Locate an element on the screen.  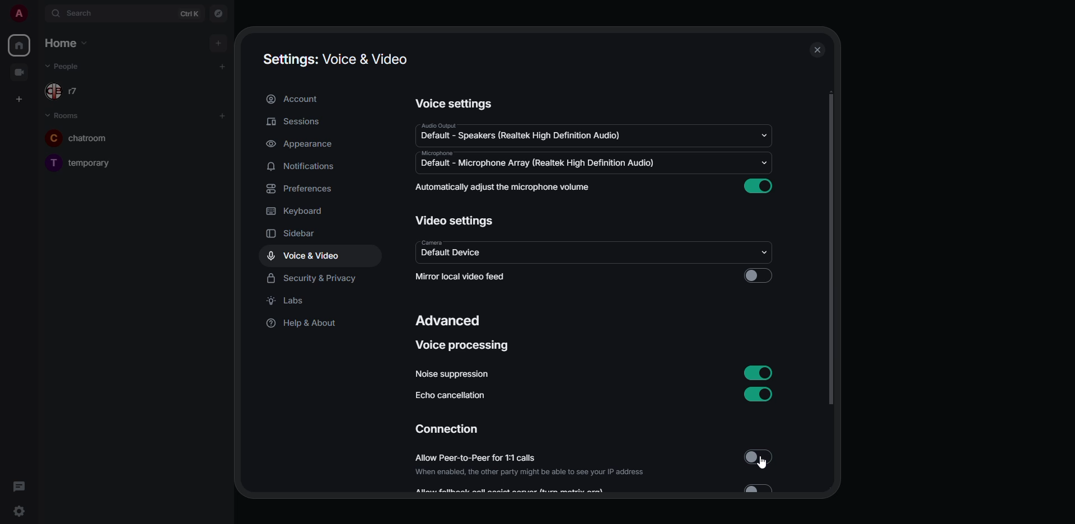
rooms is located at coordinates (65, 115).